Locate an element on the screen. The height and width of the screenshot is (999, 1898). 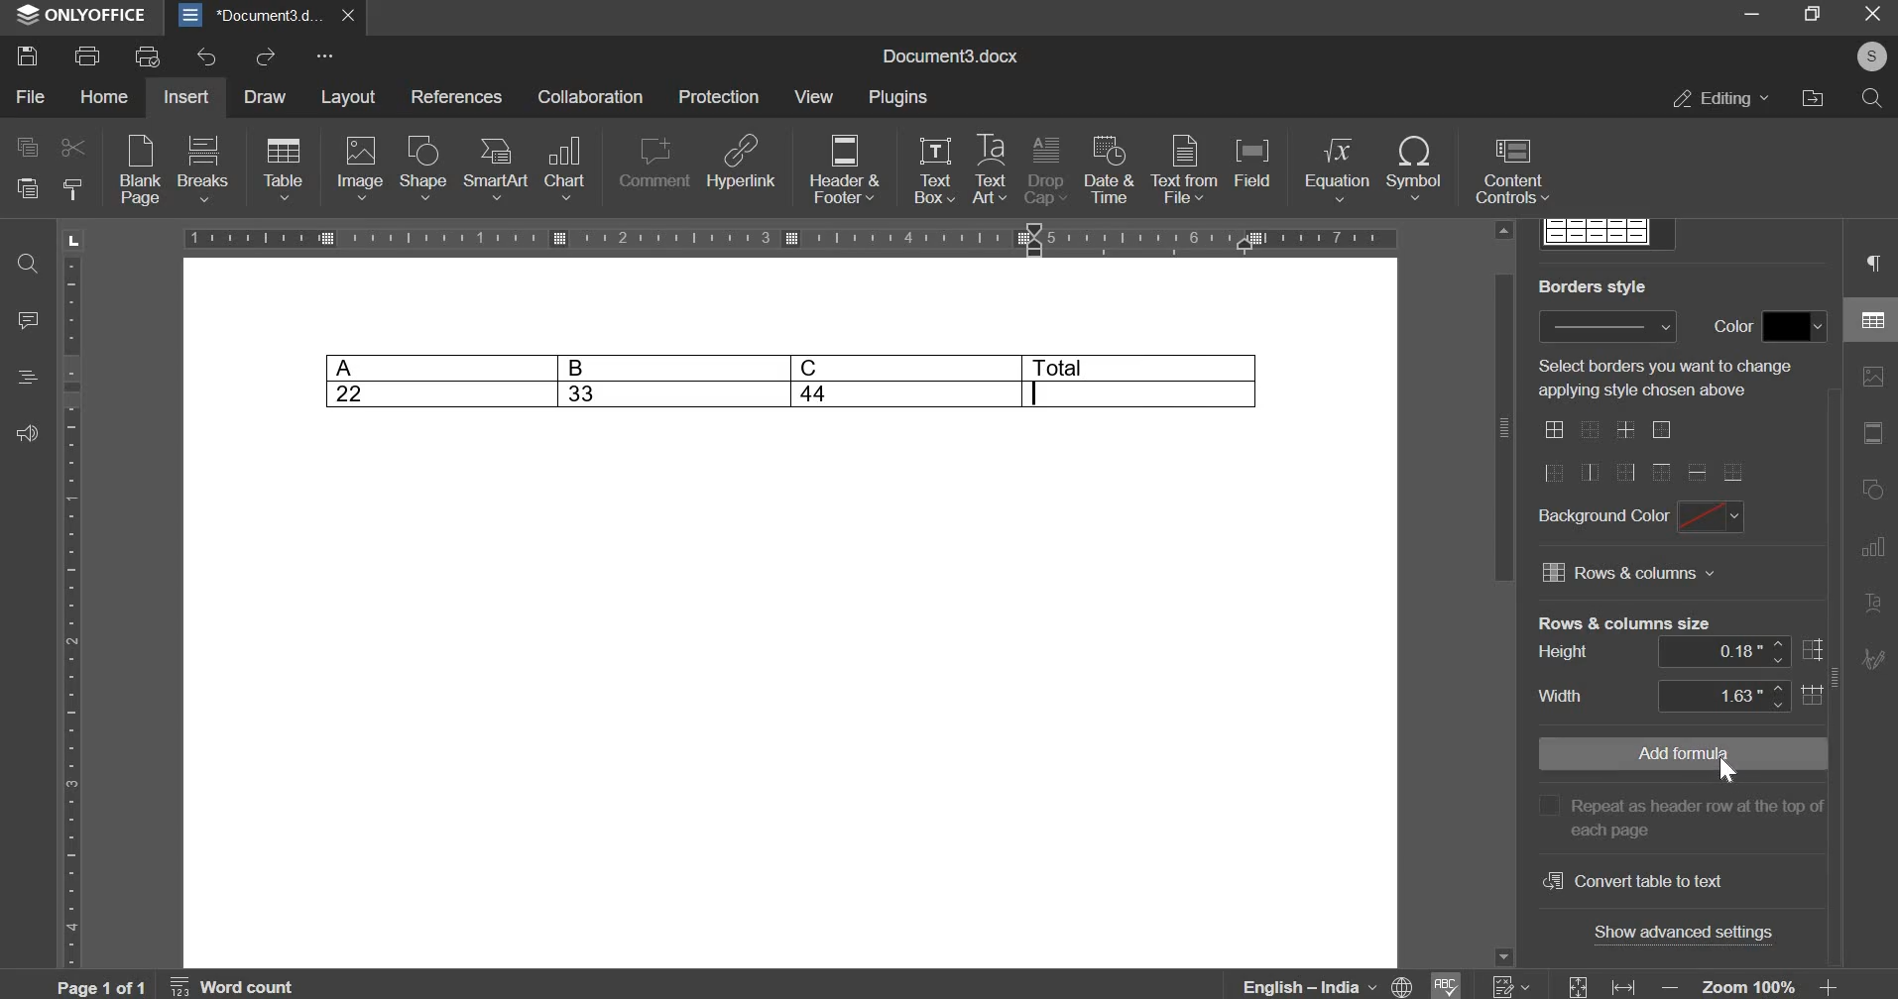
date & time is located at coordinates (1108, 170).